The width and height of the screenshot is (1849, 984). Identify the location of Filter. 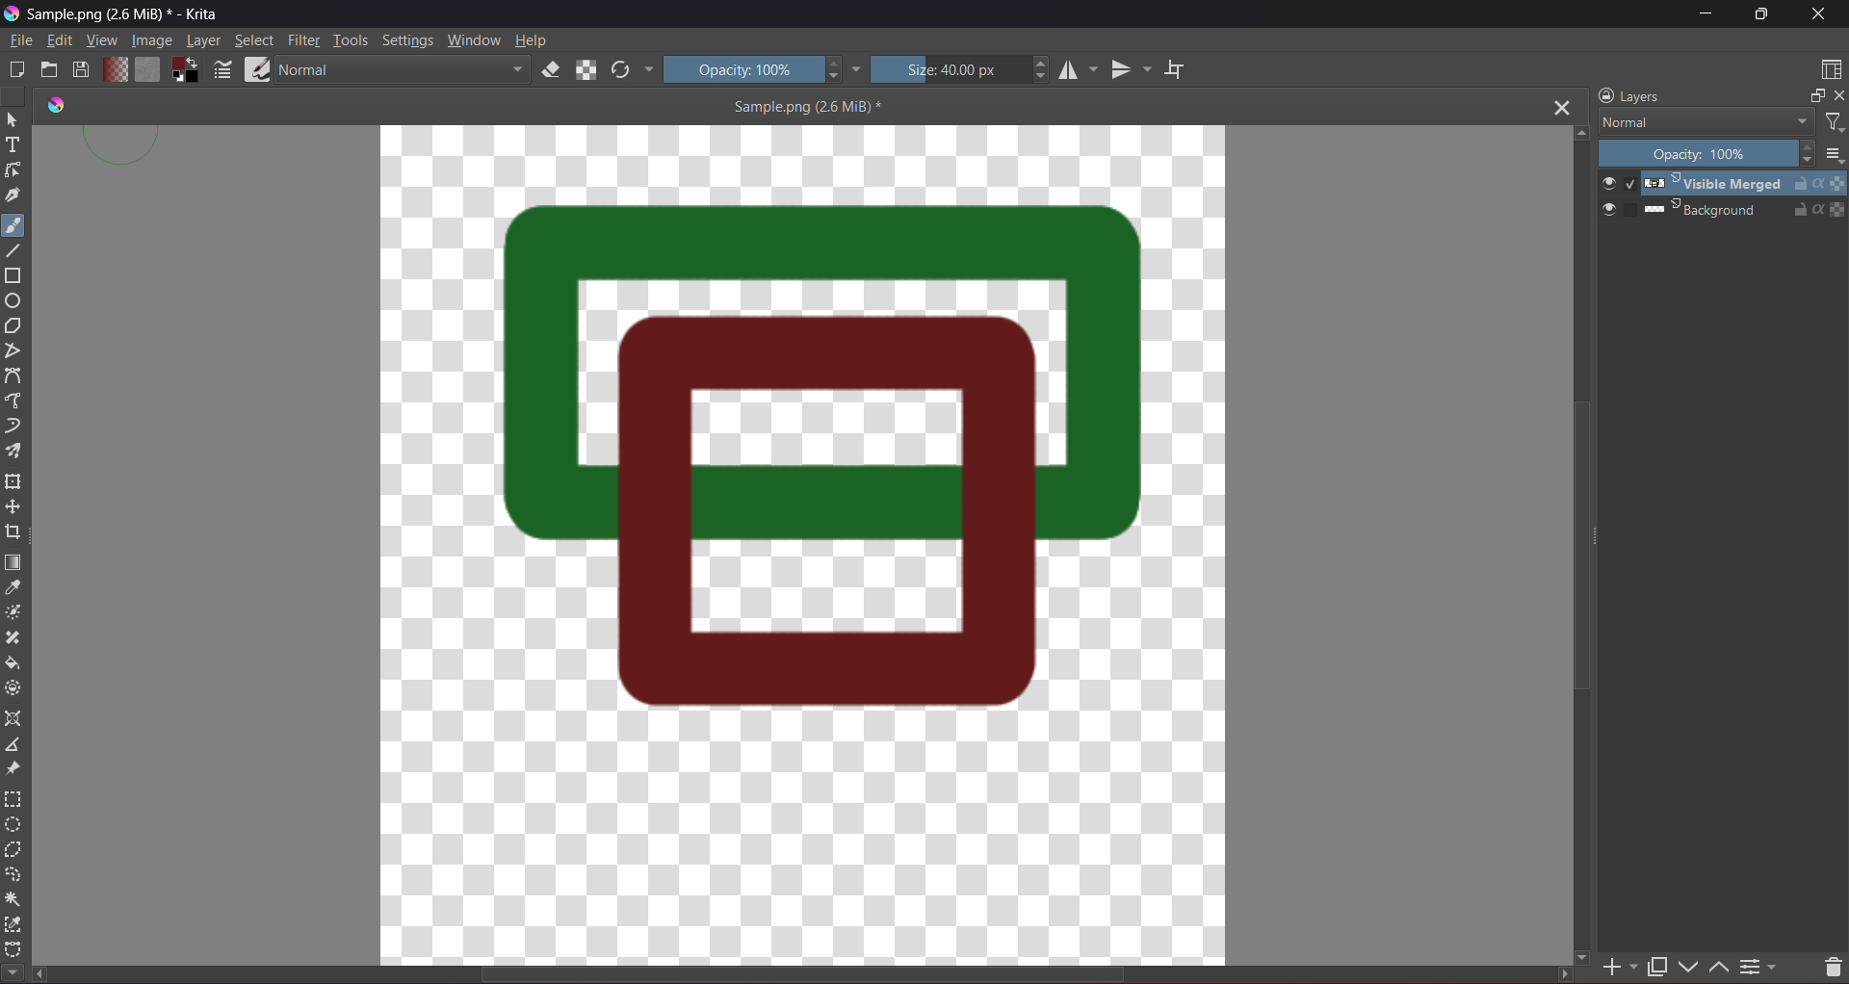
(304, 40).